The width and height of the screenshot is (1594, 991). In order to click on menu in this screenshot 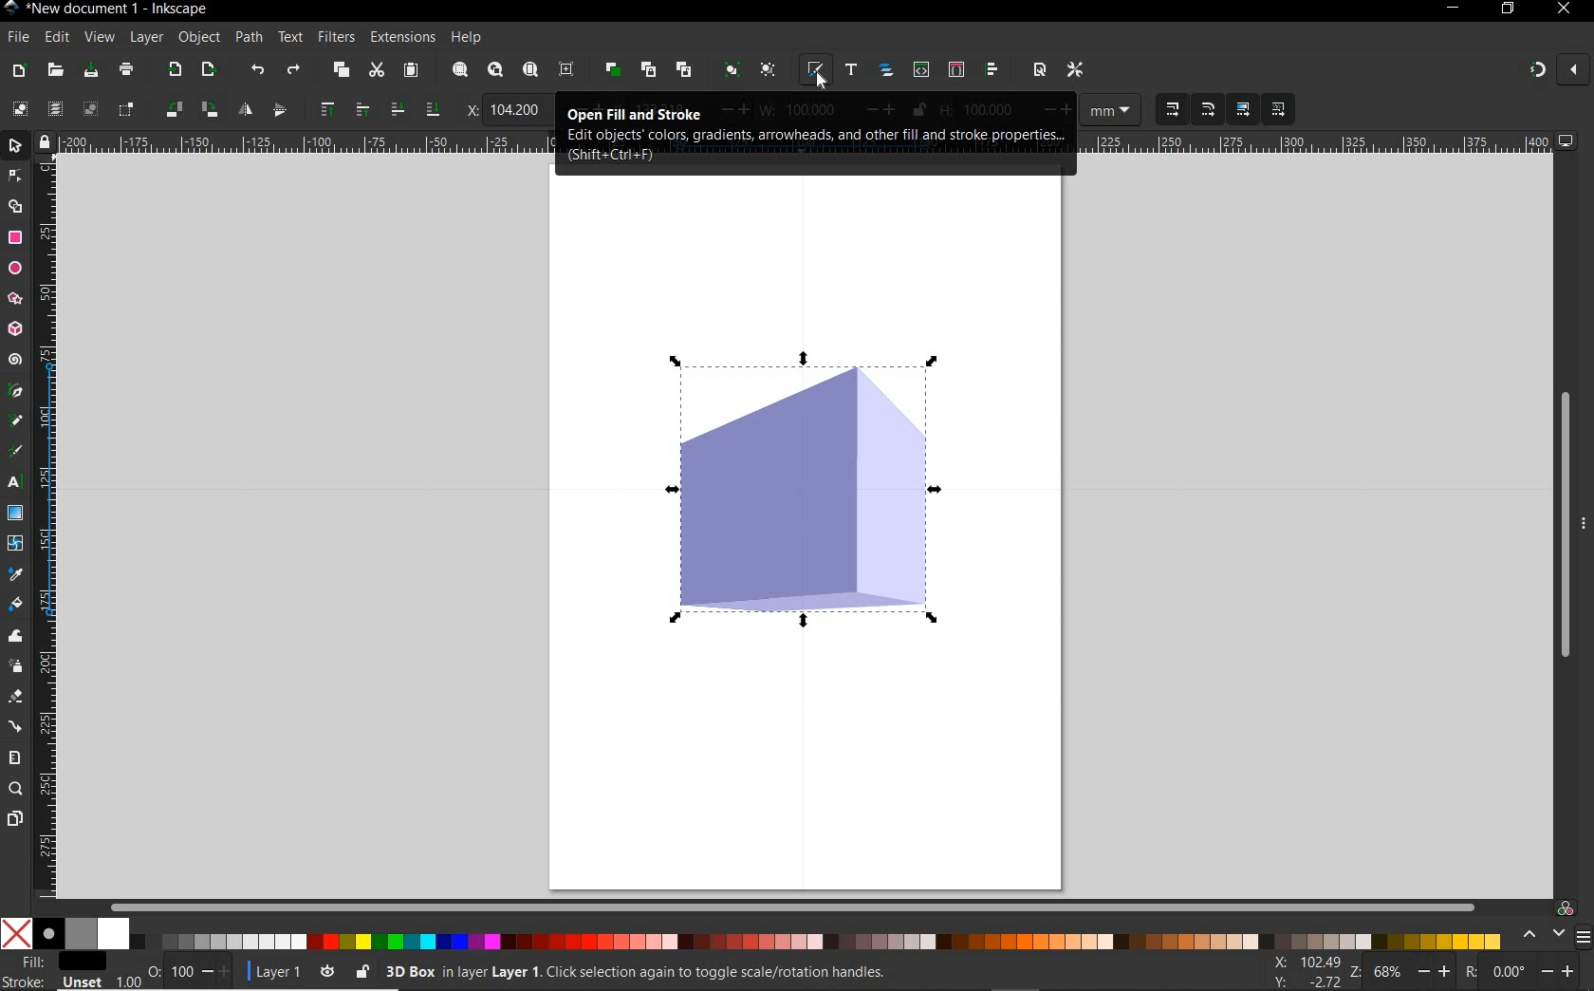, I will do `click(1584, 936)`.